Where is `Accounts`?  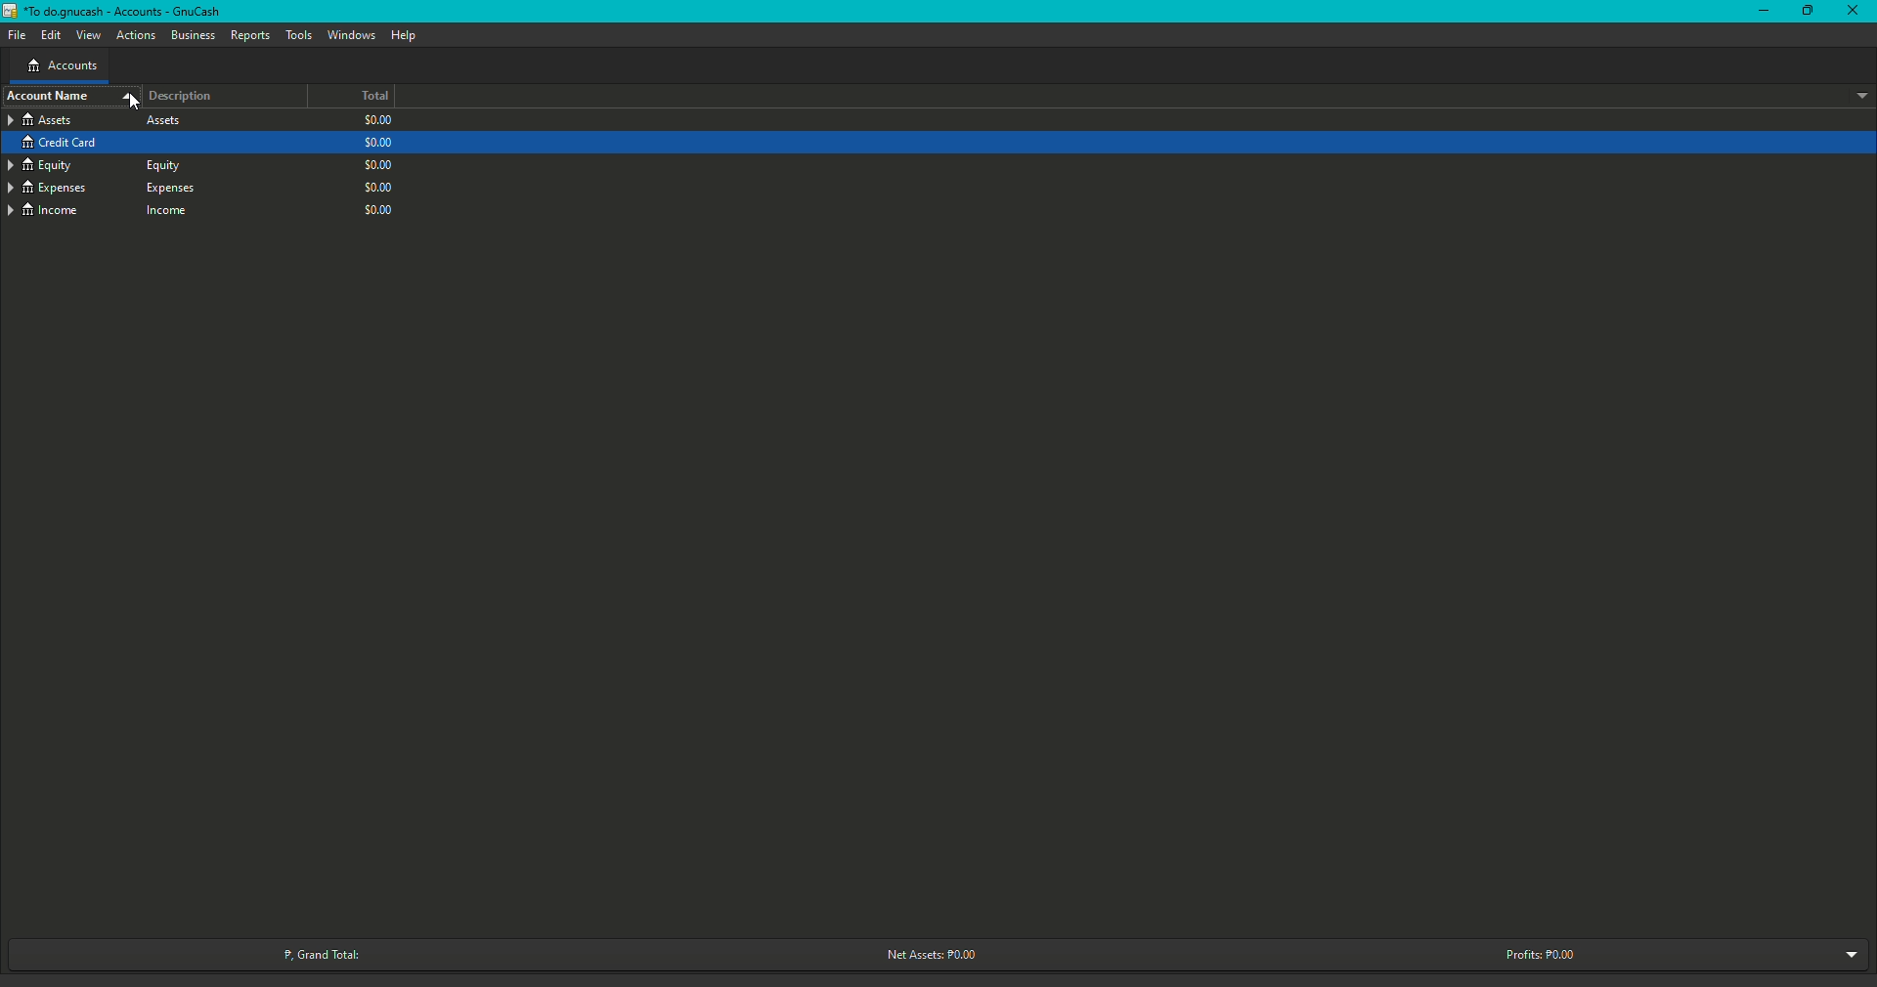
Accounts is located at coordinates (65, 66).